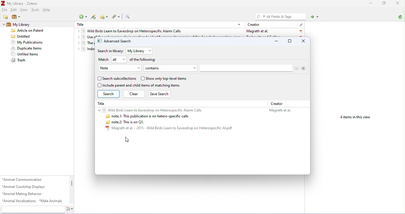  What do you see at coordinates (104, 17) in the screenshot?
I see `new note` at bounding box center [104, 17].